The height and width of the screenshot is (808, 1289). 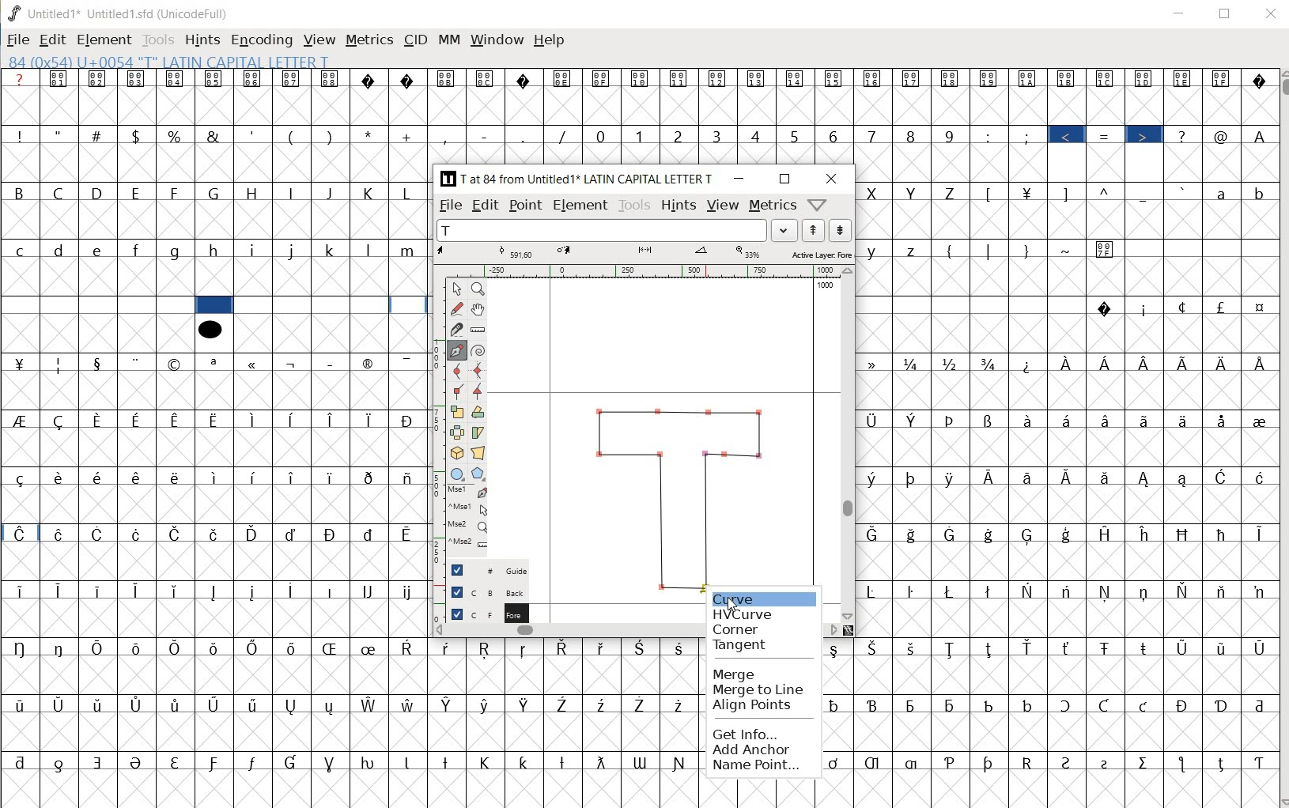 I want to click on F, so click(x=176, y=193).